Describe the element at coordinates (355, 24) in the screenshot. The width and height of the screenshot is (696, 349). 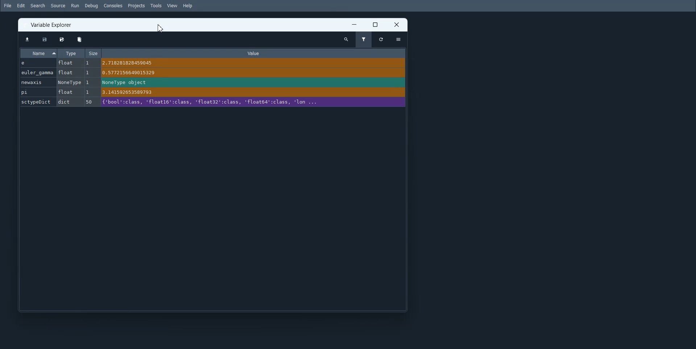
I see `Minimize` at that location.